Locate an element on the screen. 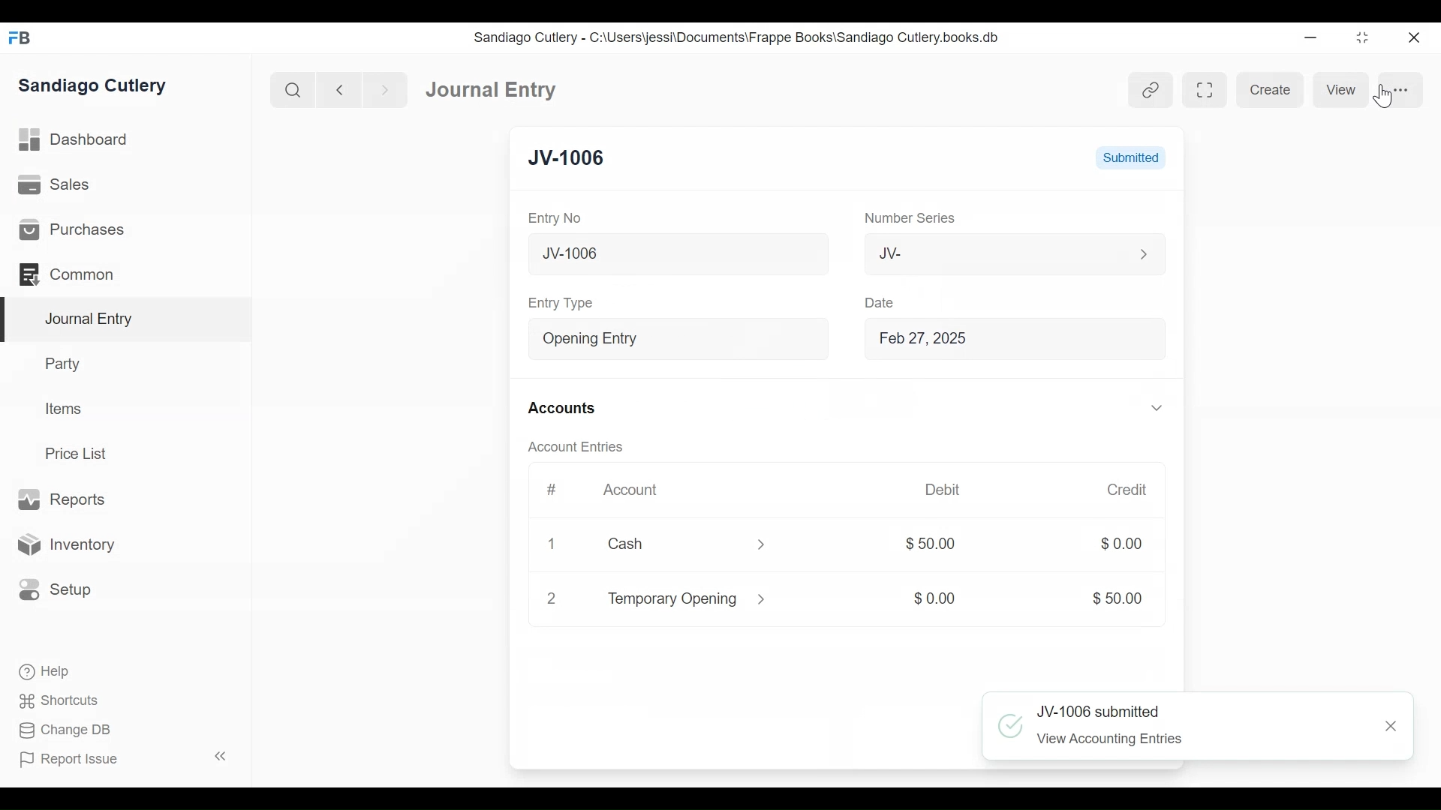  Account is located at coordinates (633, 490).